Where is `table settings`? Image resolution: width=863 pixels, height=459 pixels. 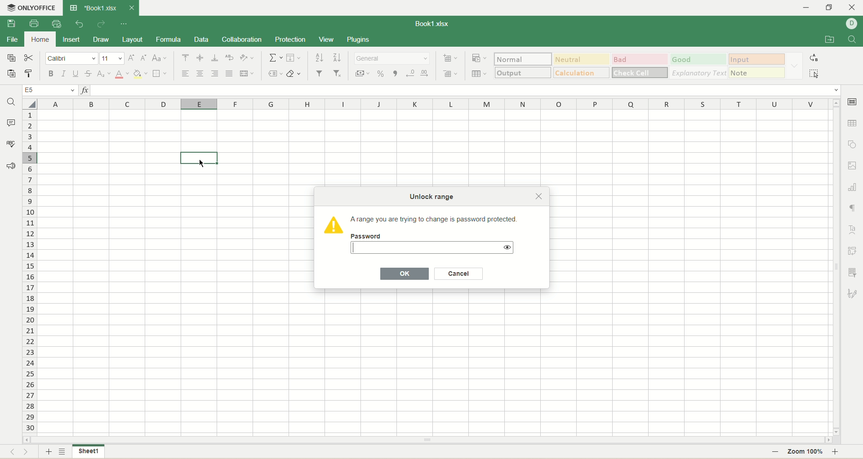
table settings is located at coordinates (853, 124).